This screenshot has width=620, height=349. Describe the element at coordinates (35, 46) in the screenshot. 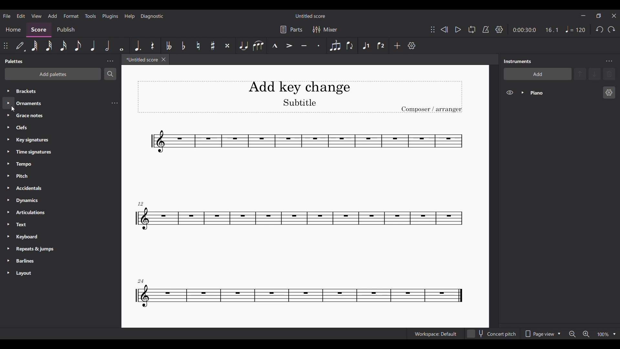

I see `64th note` at that location.